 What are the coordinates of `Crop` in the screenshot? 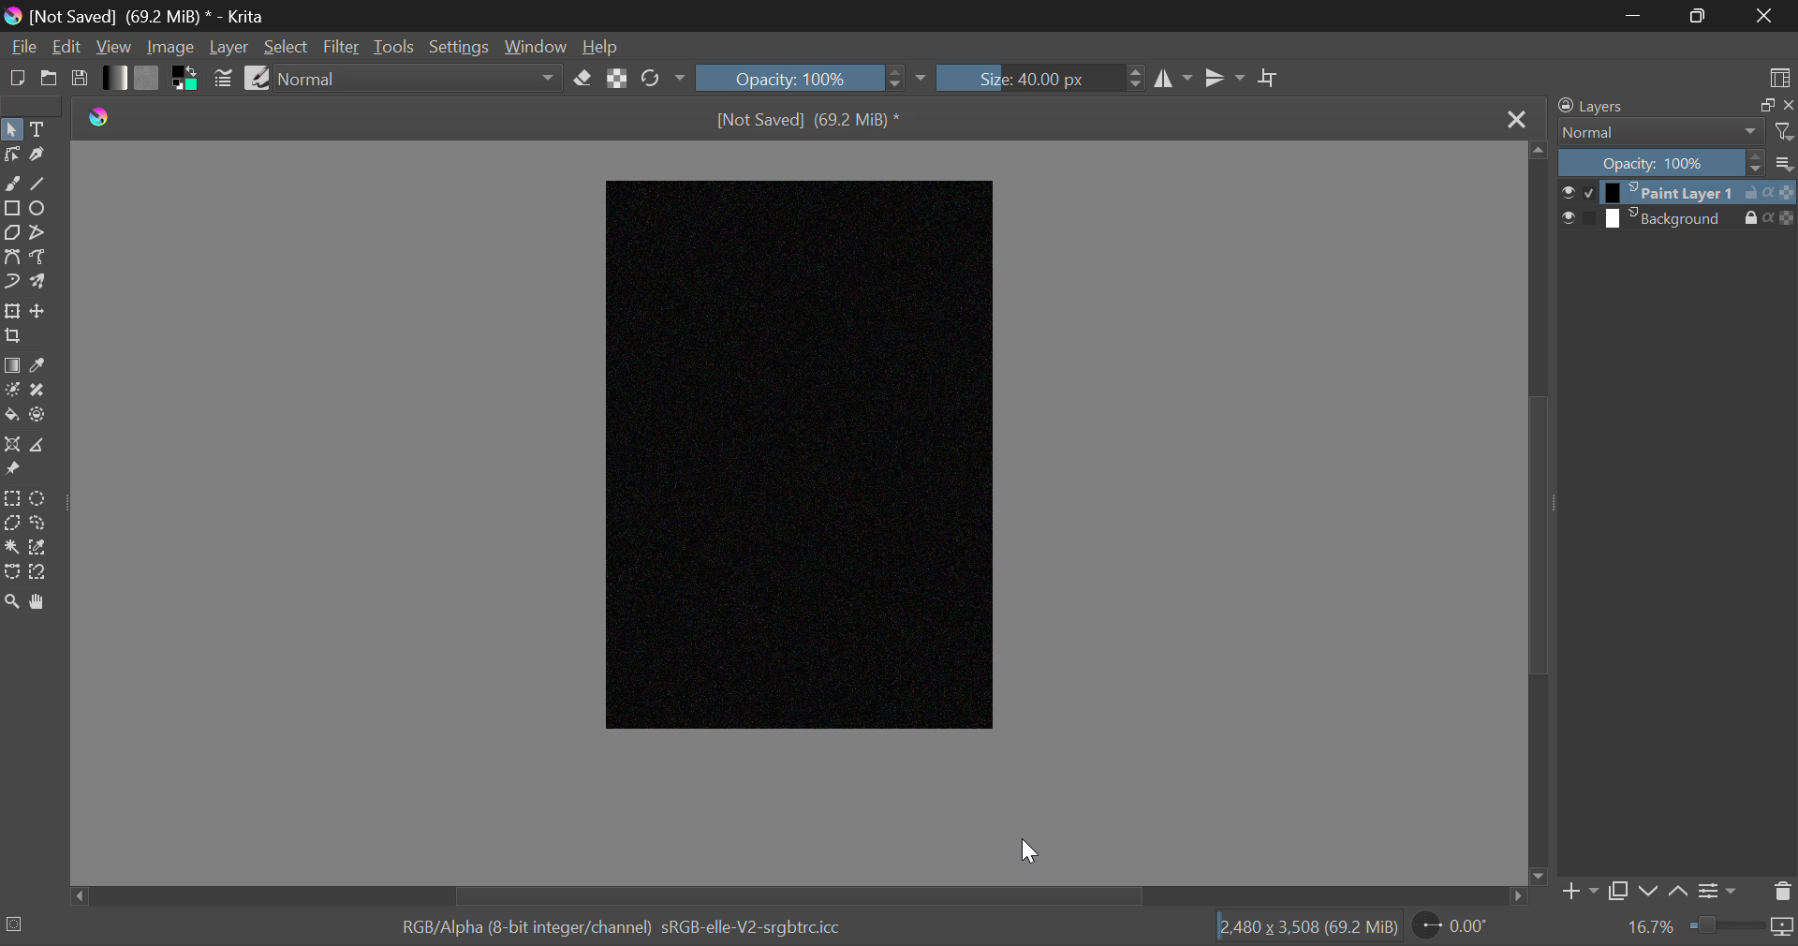 It's located at (11, 336).